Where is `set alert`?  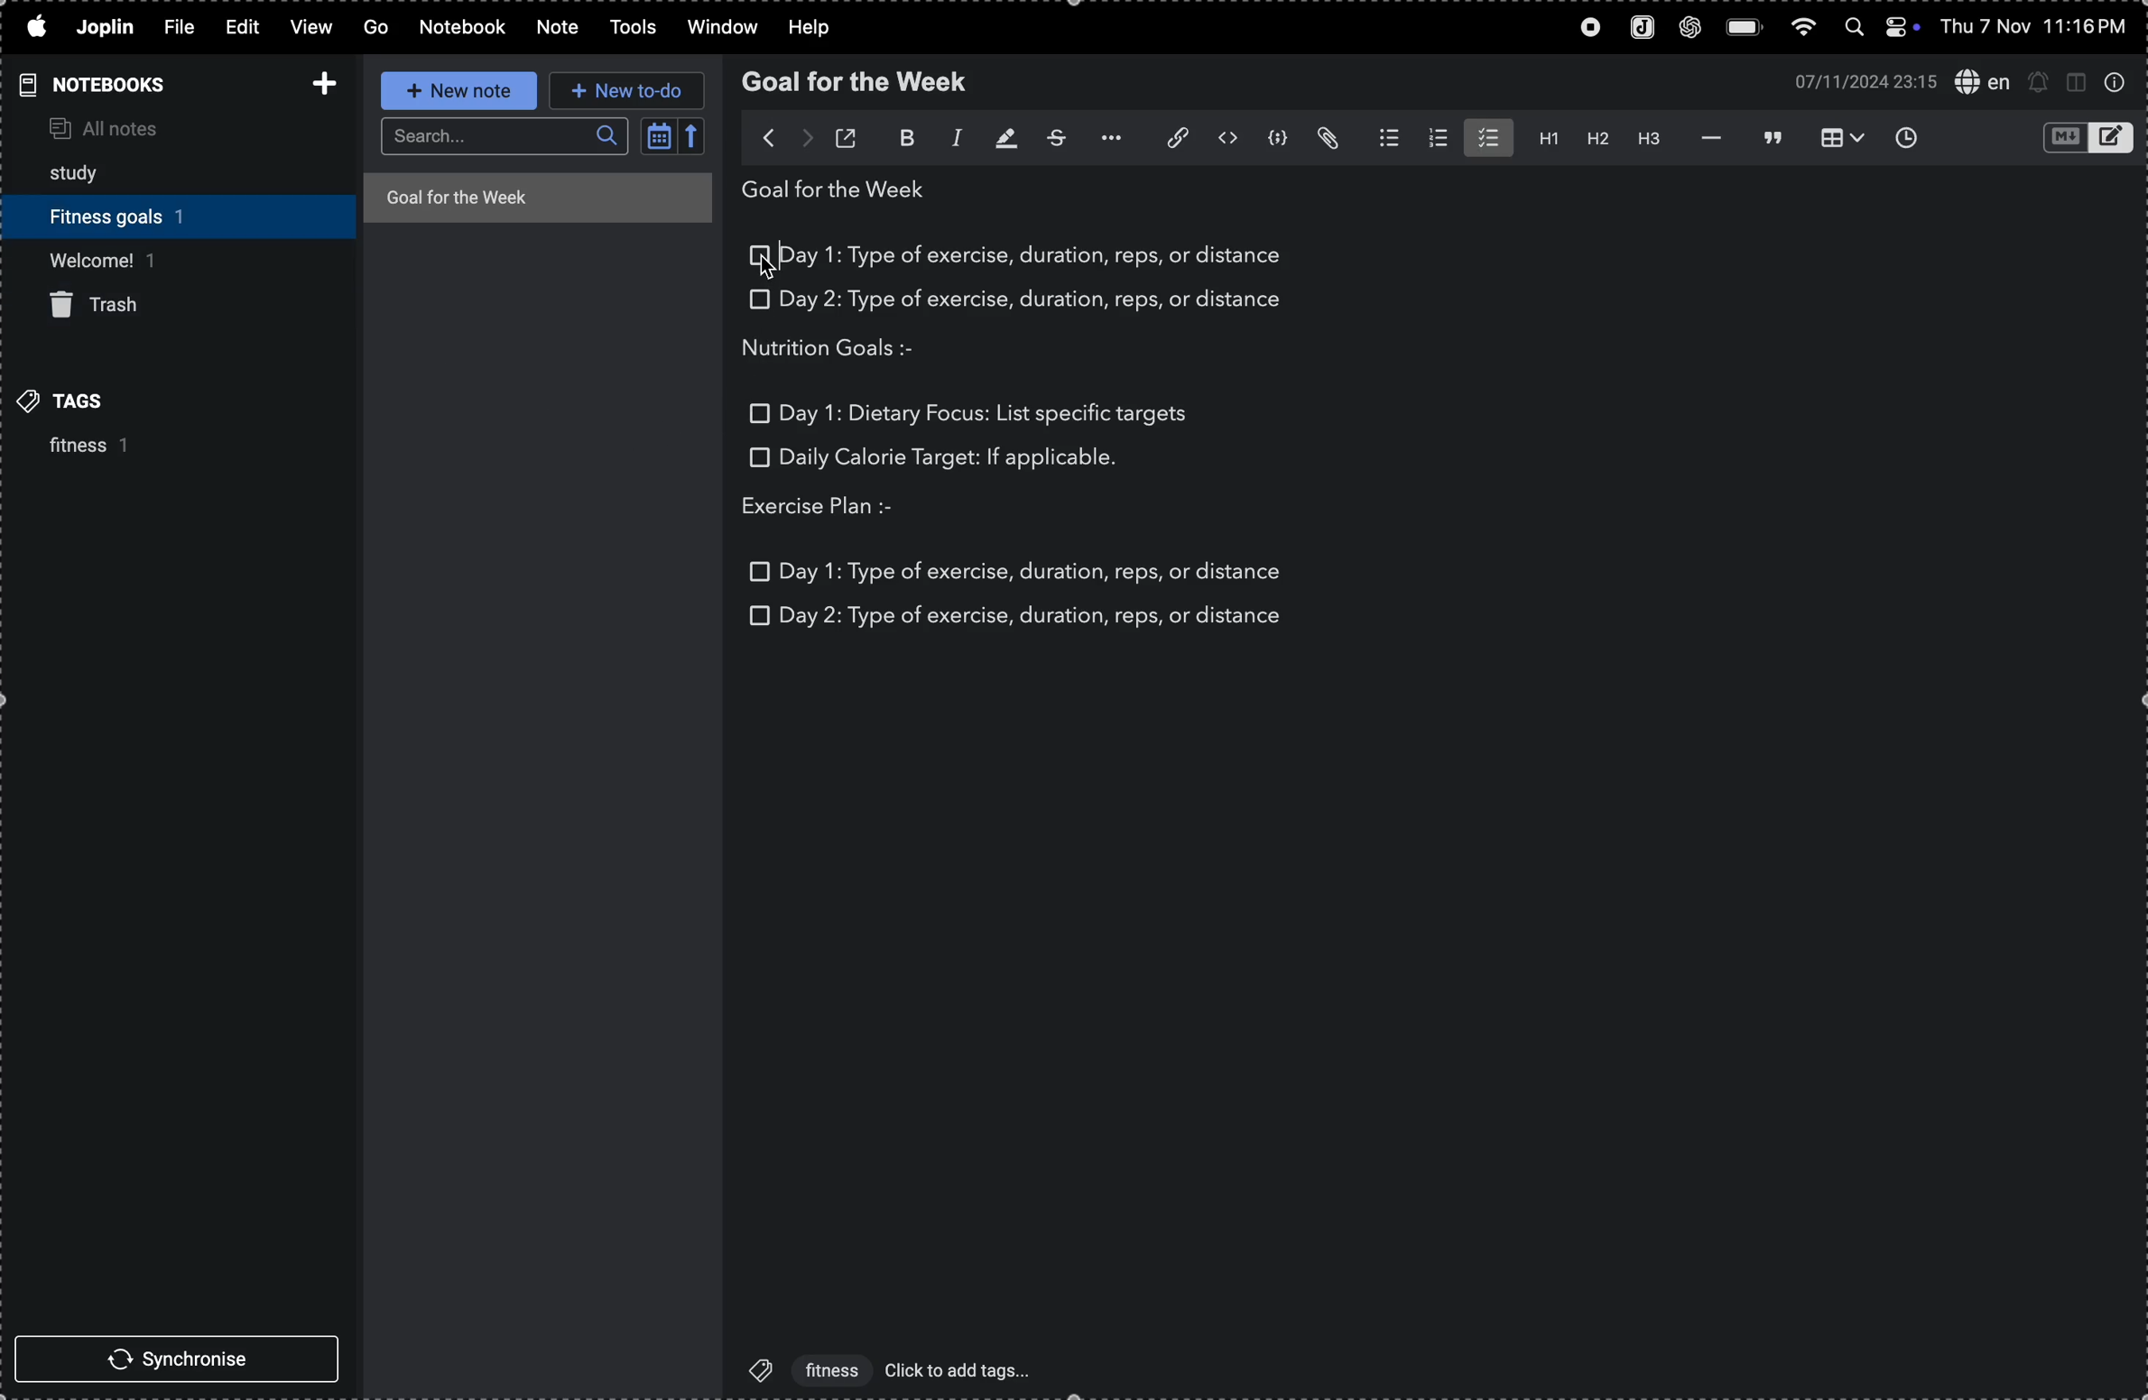
set alert is located at coordinates (2039, 82).